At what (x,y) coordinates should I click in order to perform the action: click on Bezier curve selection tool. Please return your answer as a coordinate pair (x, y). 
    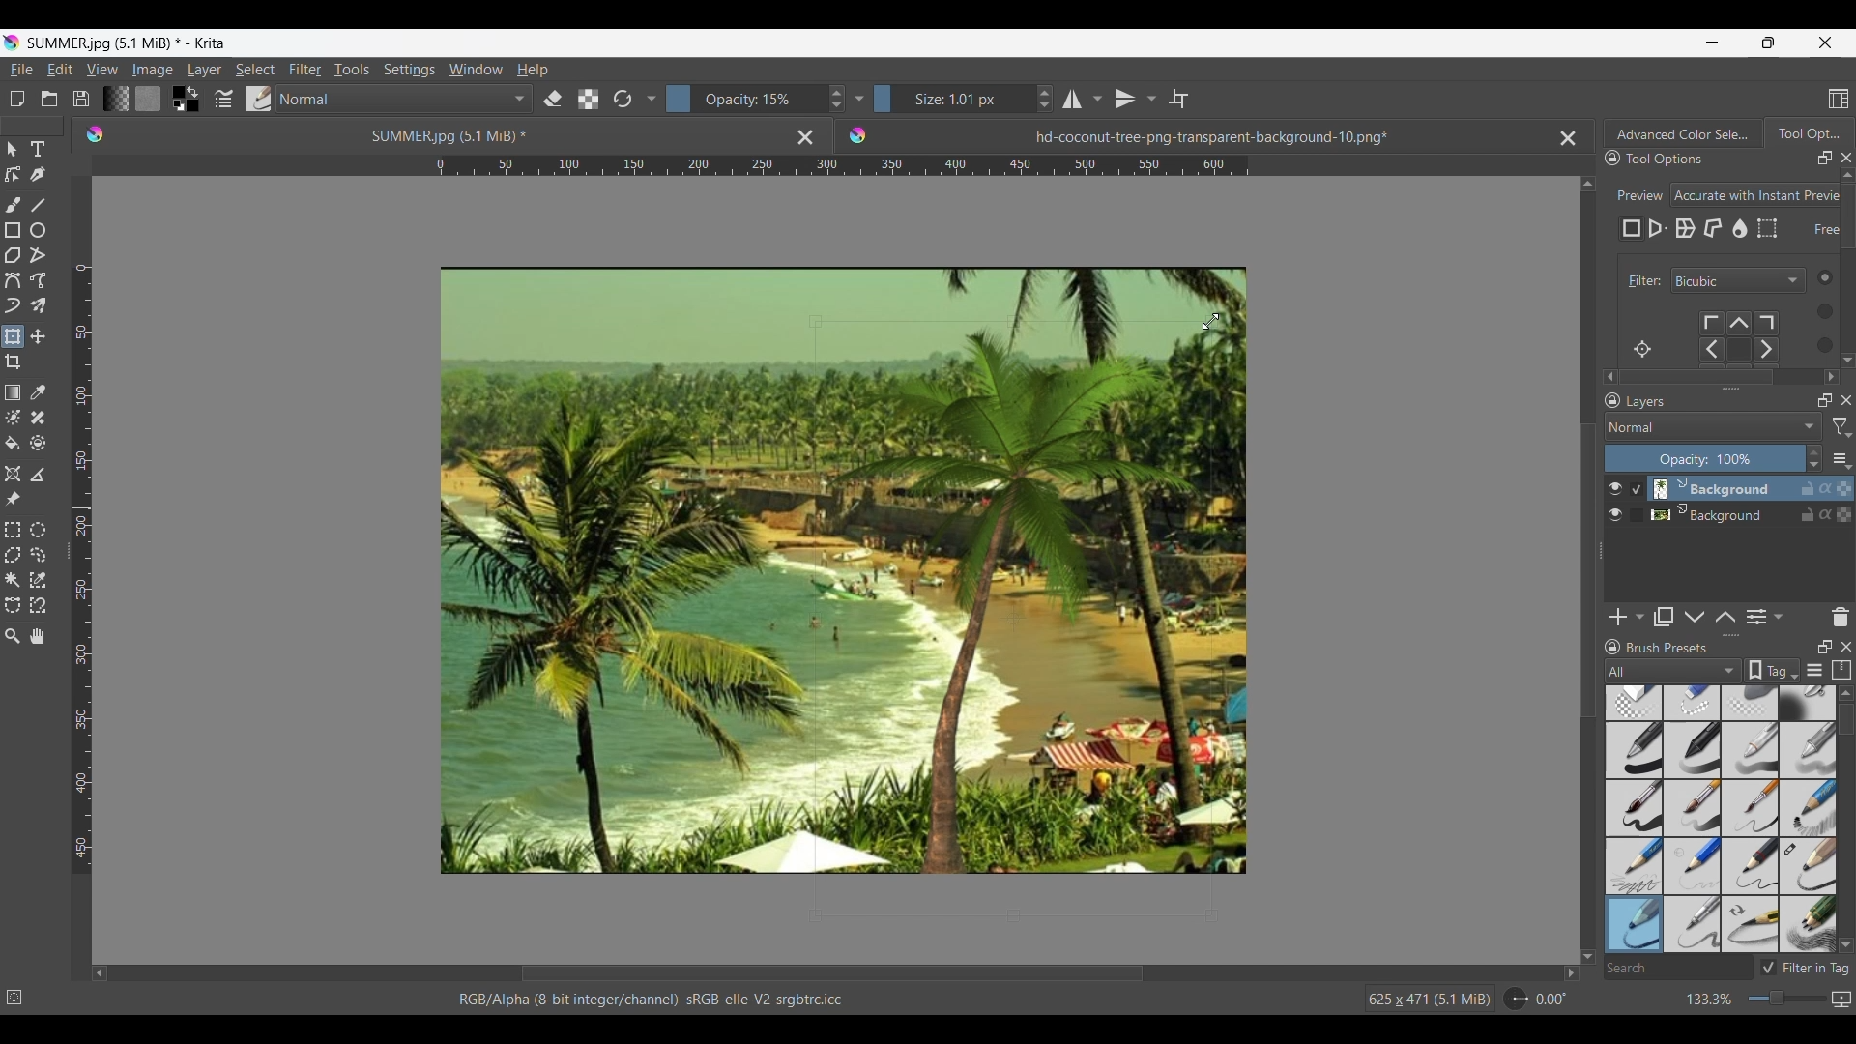
    Looking at the image, I should click on (13, 604).